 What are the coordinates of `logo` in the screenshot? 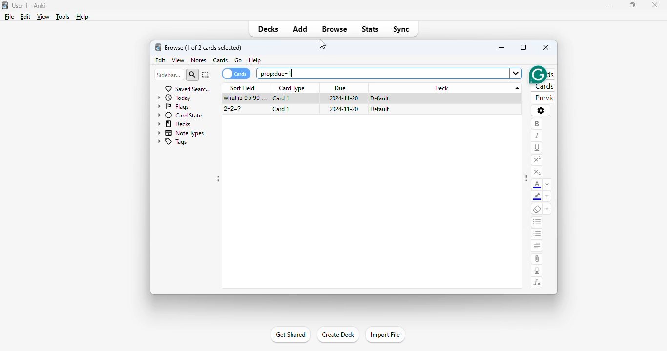 It's located at (5, 5).